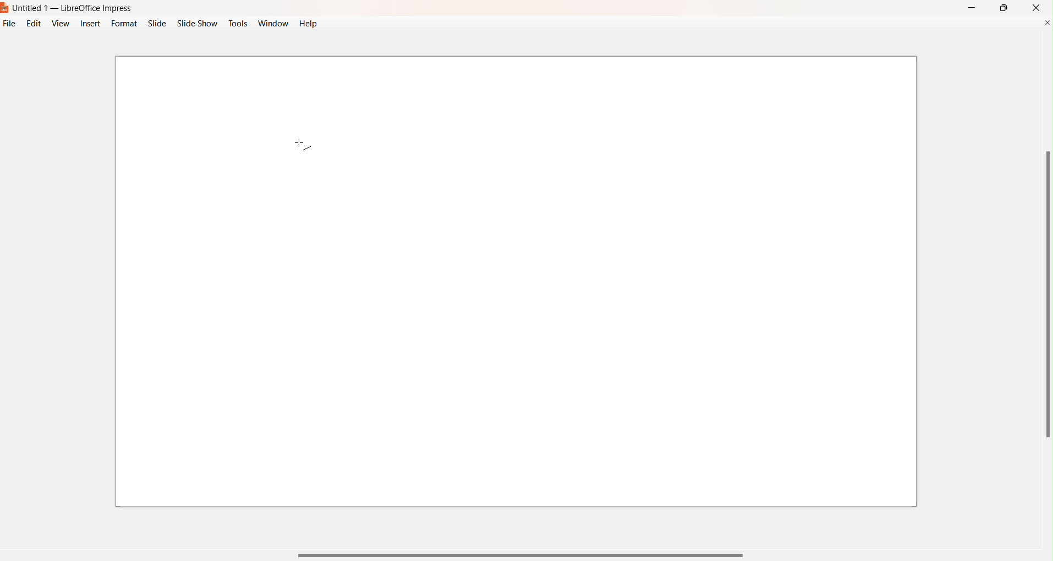 The width and height of the screenshot is (1053, 561). Describe the element at coordinates (970, 7) in the screenshot. I see `Minimize` at that location.